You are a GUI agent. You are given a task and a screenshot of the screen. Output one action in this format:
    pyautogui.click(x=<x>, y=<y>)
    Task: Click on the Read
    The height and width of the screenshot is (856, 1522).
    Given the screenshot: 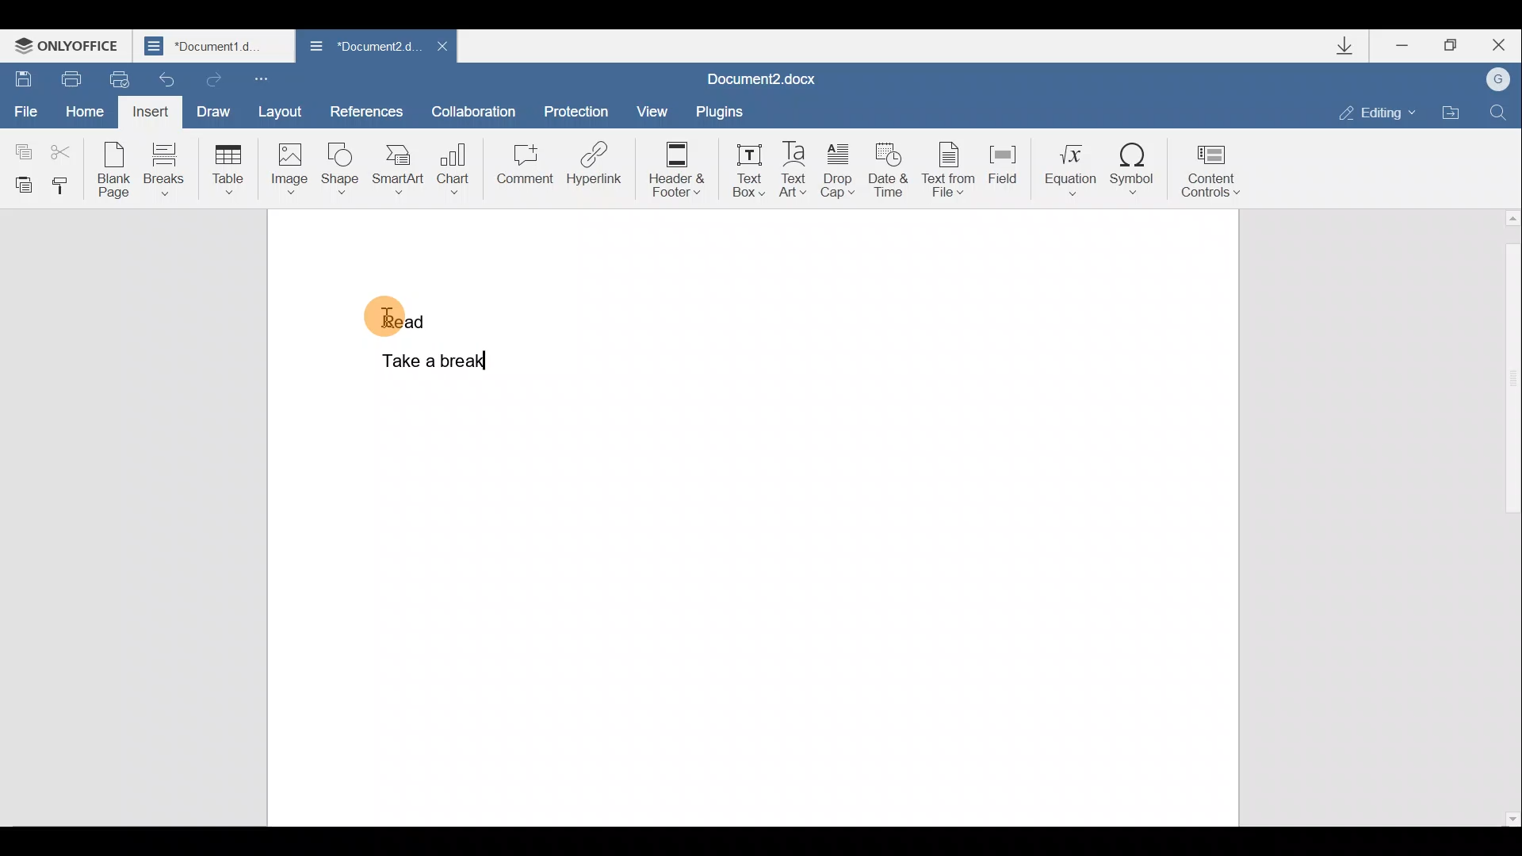 What is the action you would take?
    pyautogui.click(x=396, y=312)
    